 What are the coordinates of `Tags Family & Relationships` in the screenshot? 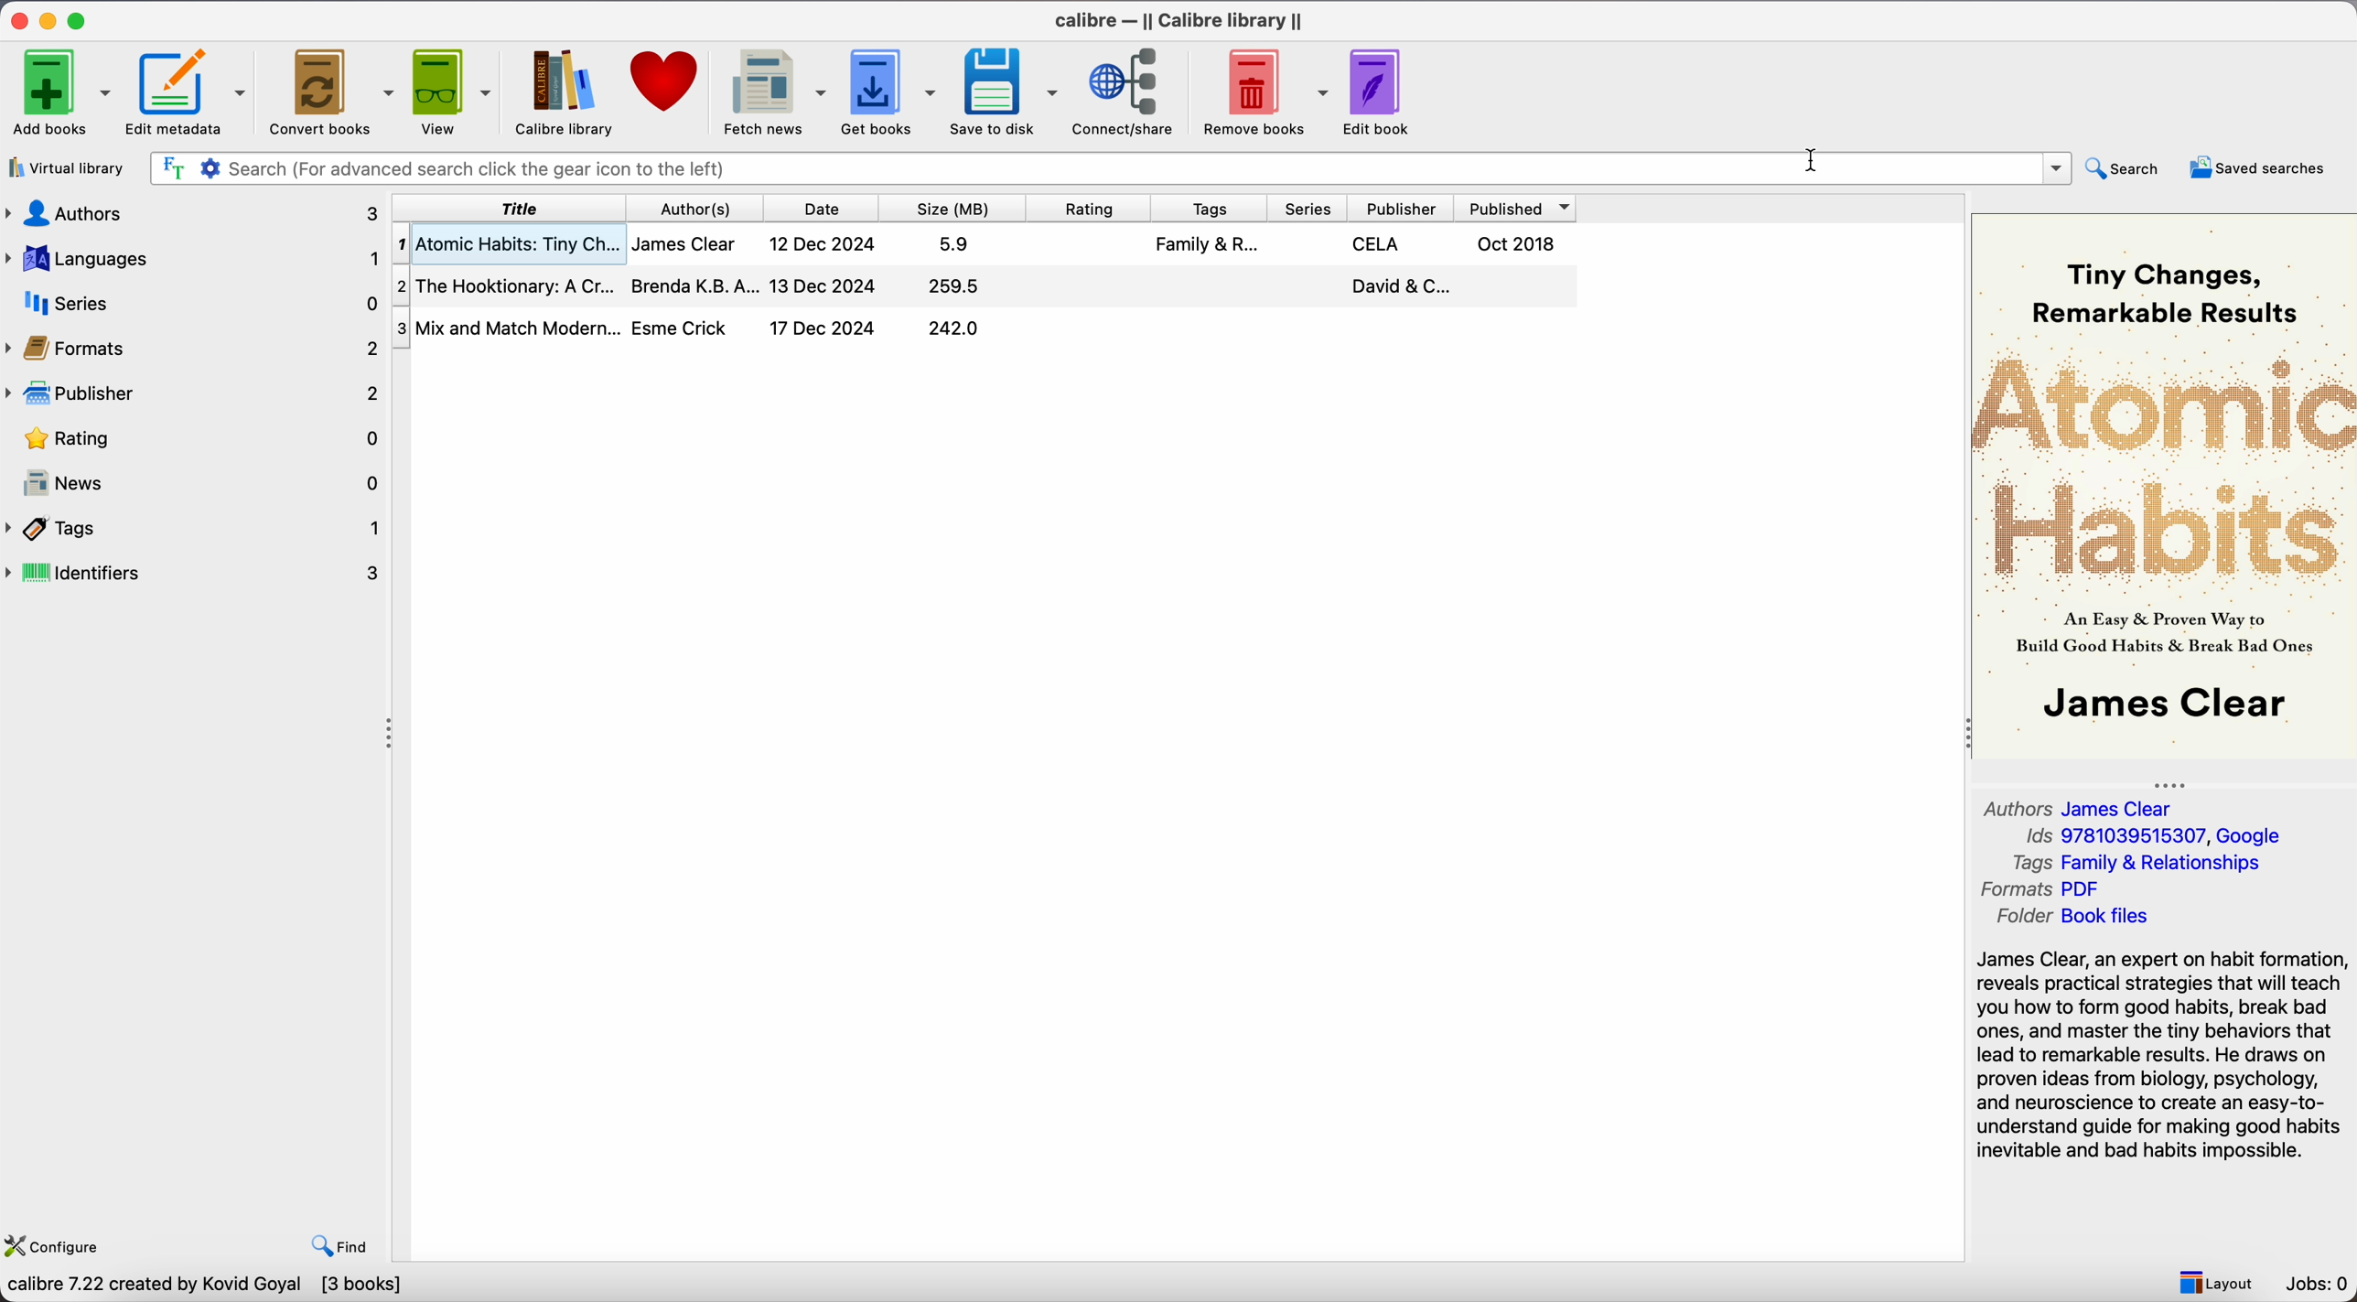 It's located at (2136, 864).